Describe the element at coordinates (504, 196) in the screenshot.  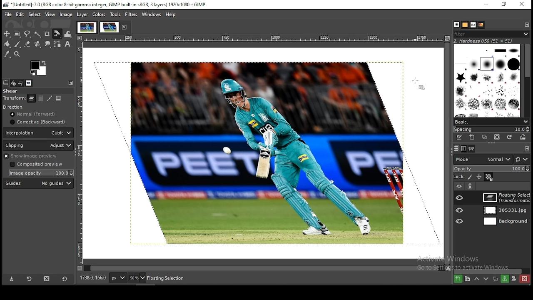
I see `layer` at that location.